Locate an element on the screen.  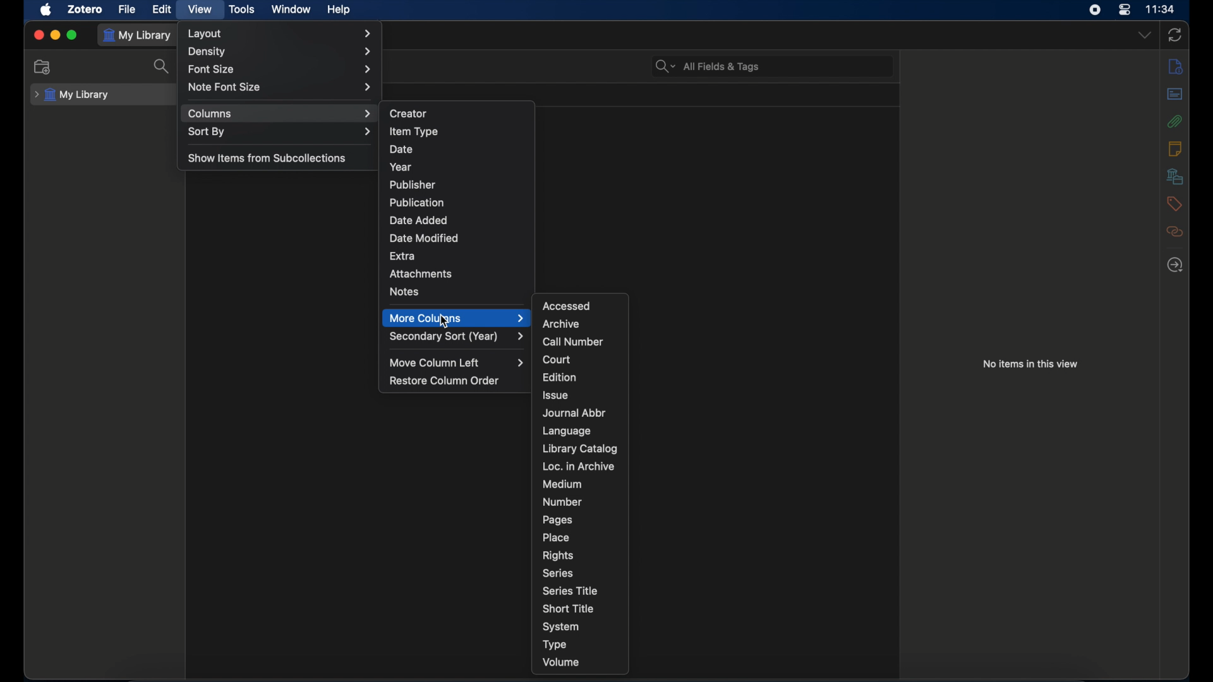
court is located at coordinates (556, 359).